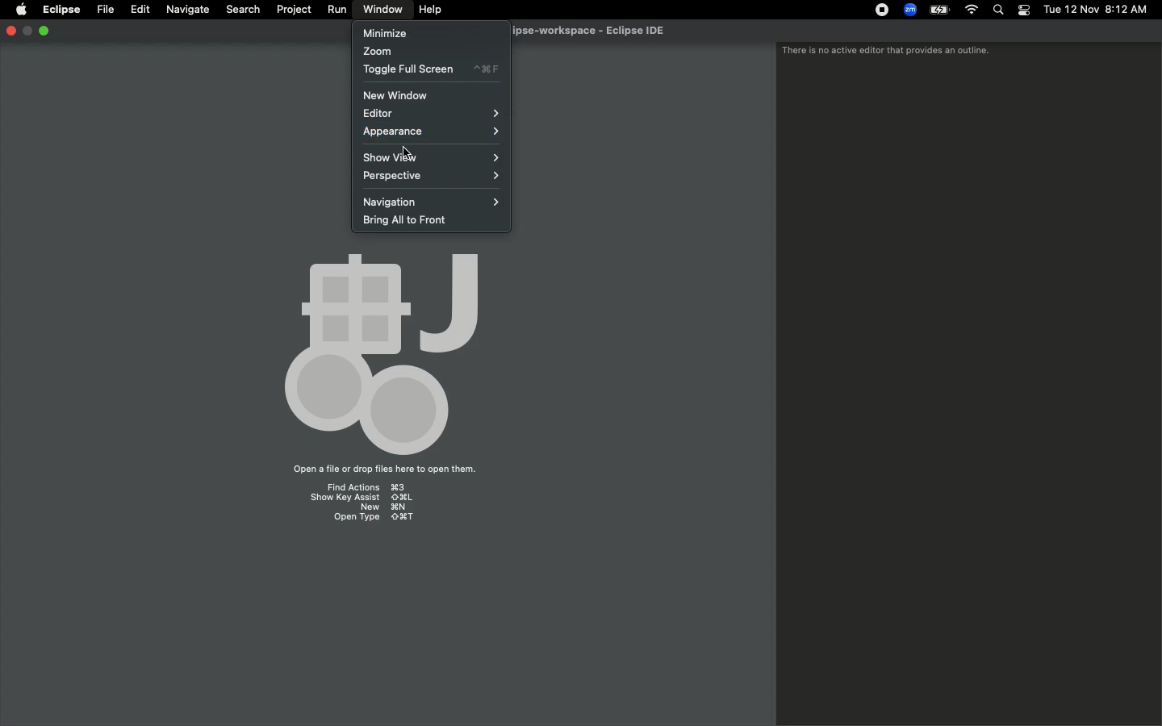 The width and height of the screenshot is (1162, 726). I want to click on Show key assist, so click(362, 497).